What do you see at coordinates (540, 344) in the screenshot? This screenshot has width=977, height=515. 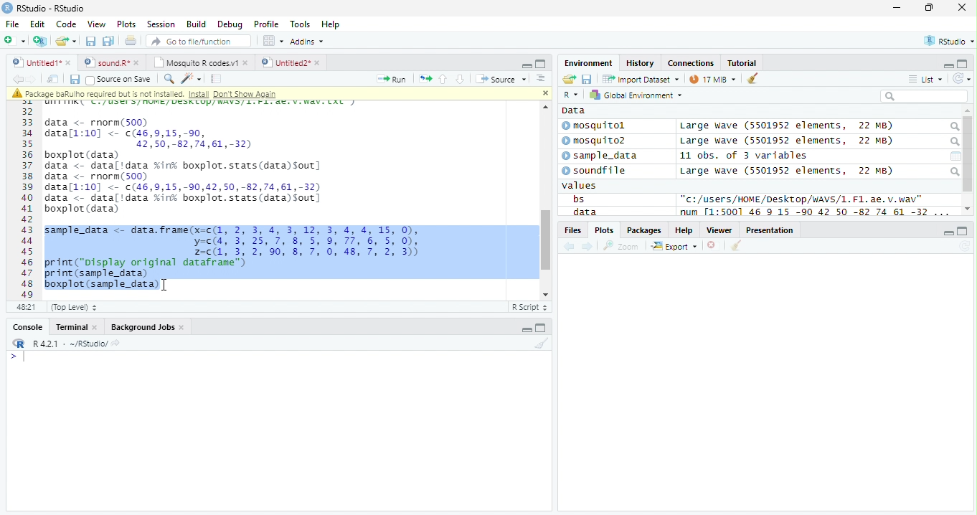 I see `clear workspace` at bounding box center [540, 344].